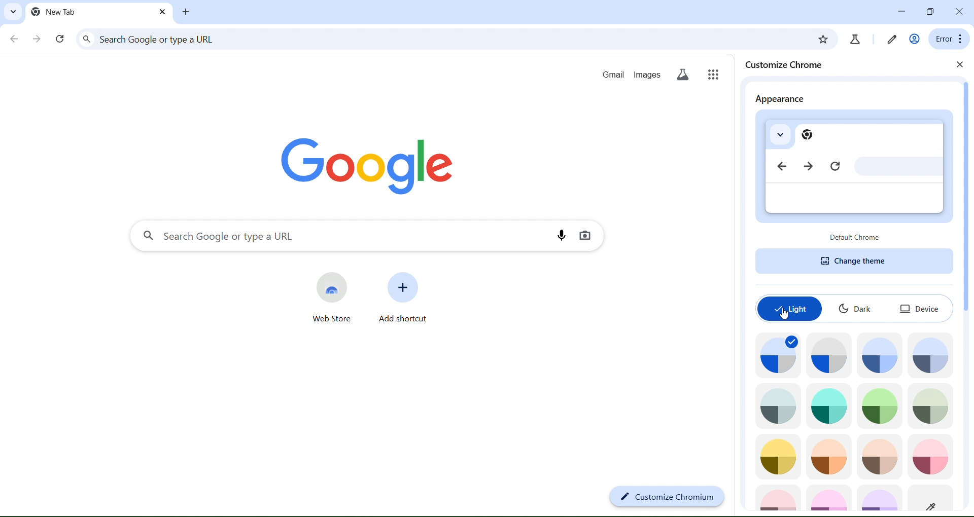 The image size is (974, 517). I want to click on close, so click(961, 65).